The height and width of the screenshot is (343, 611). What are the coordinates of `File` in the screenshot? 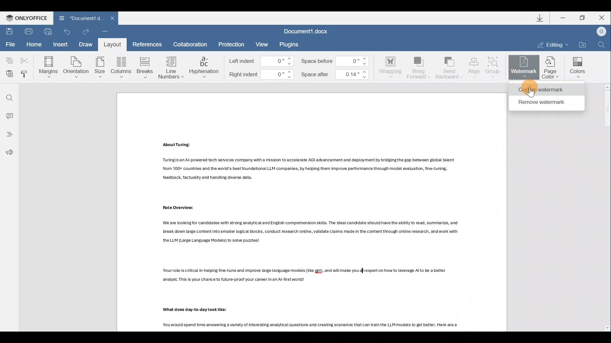 It's located at (9, 44).